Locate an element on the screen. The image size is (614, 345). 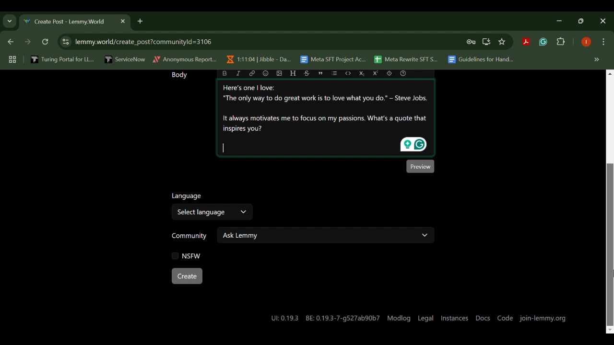
spoiler is located at coordinates (389, 73).